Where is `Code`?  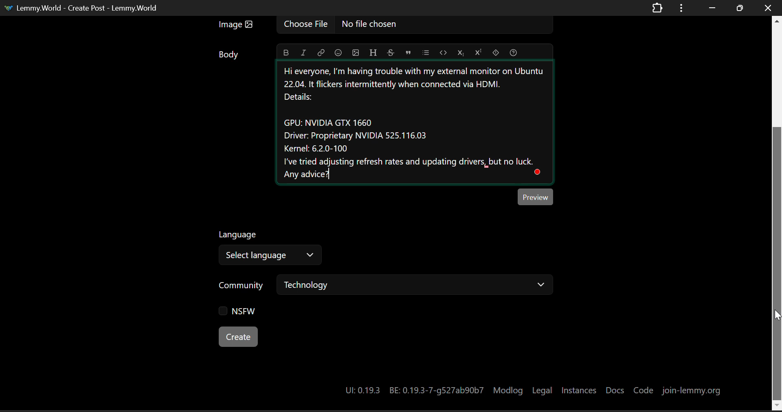
Code is located at coordinates (643, 389).